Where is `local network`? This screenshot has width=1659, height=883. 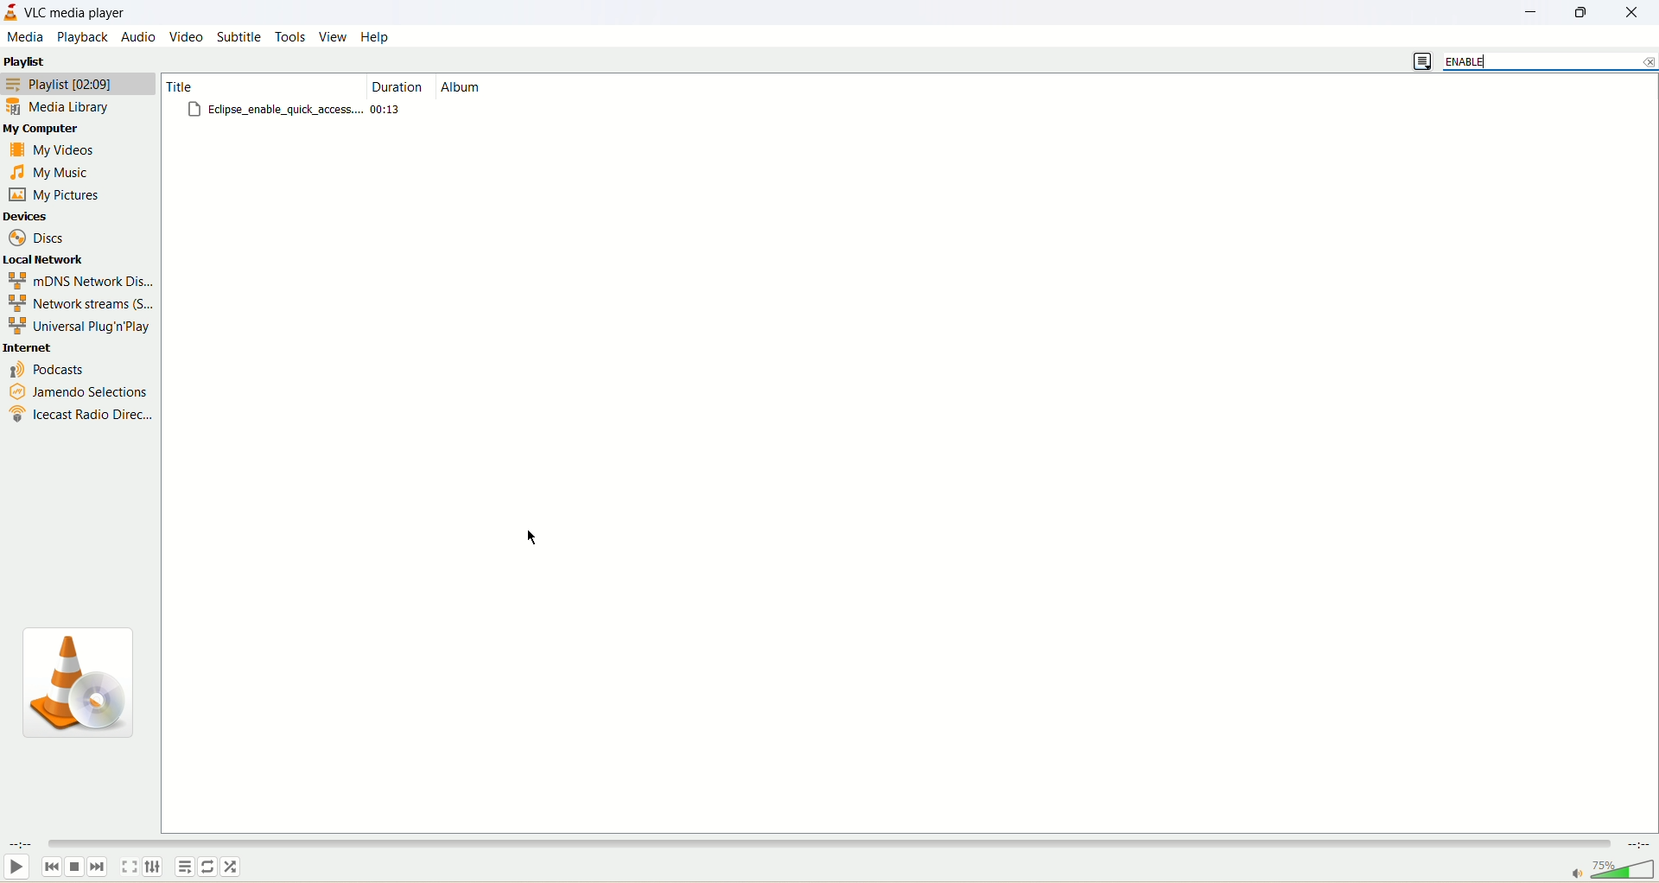
local network is located at coordinates (56, 257).